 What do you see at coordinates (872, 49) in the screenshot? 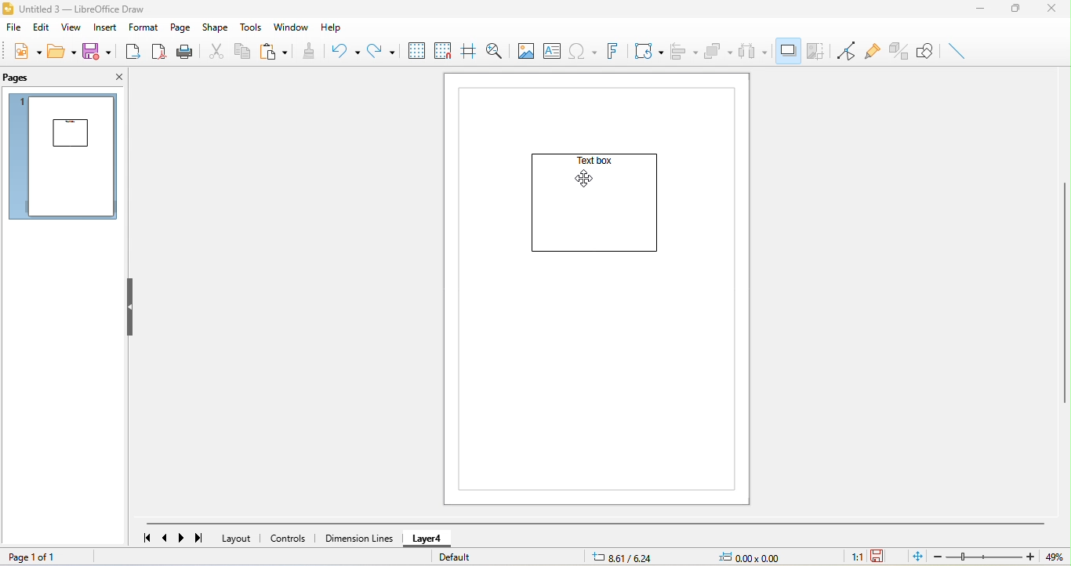
I see `glue point function` at bounding box center [872, 49].